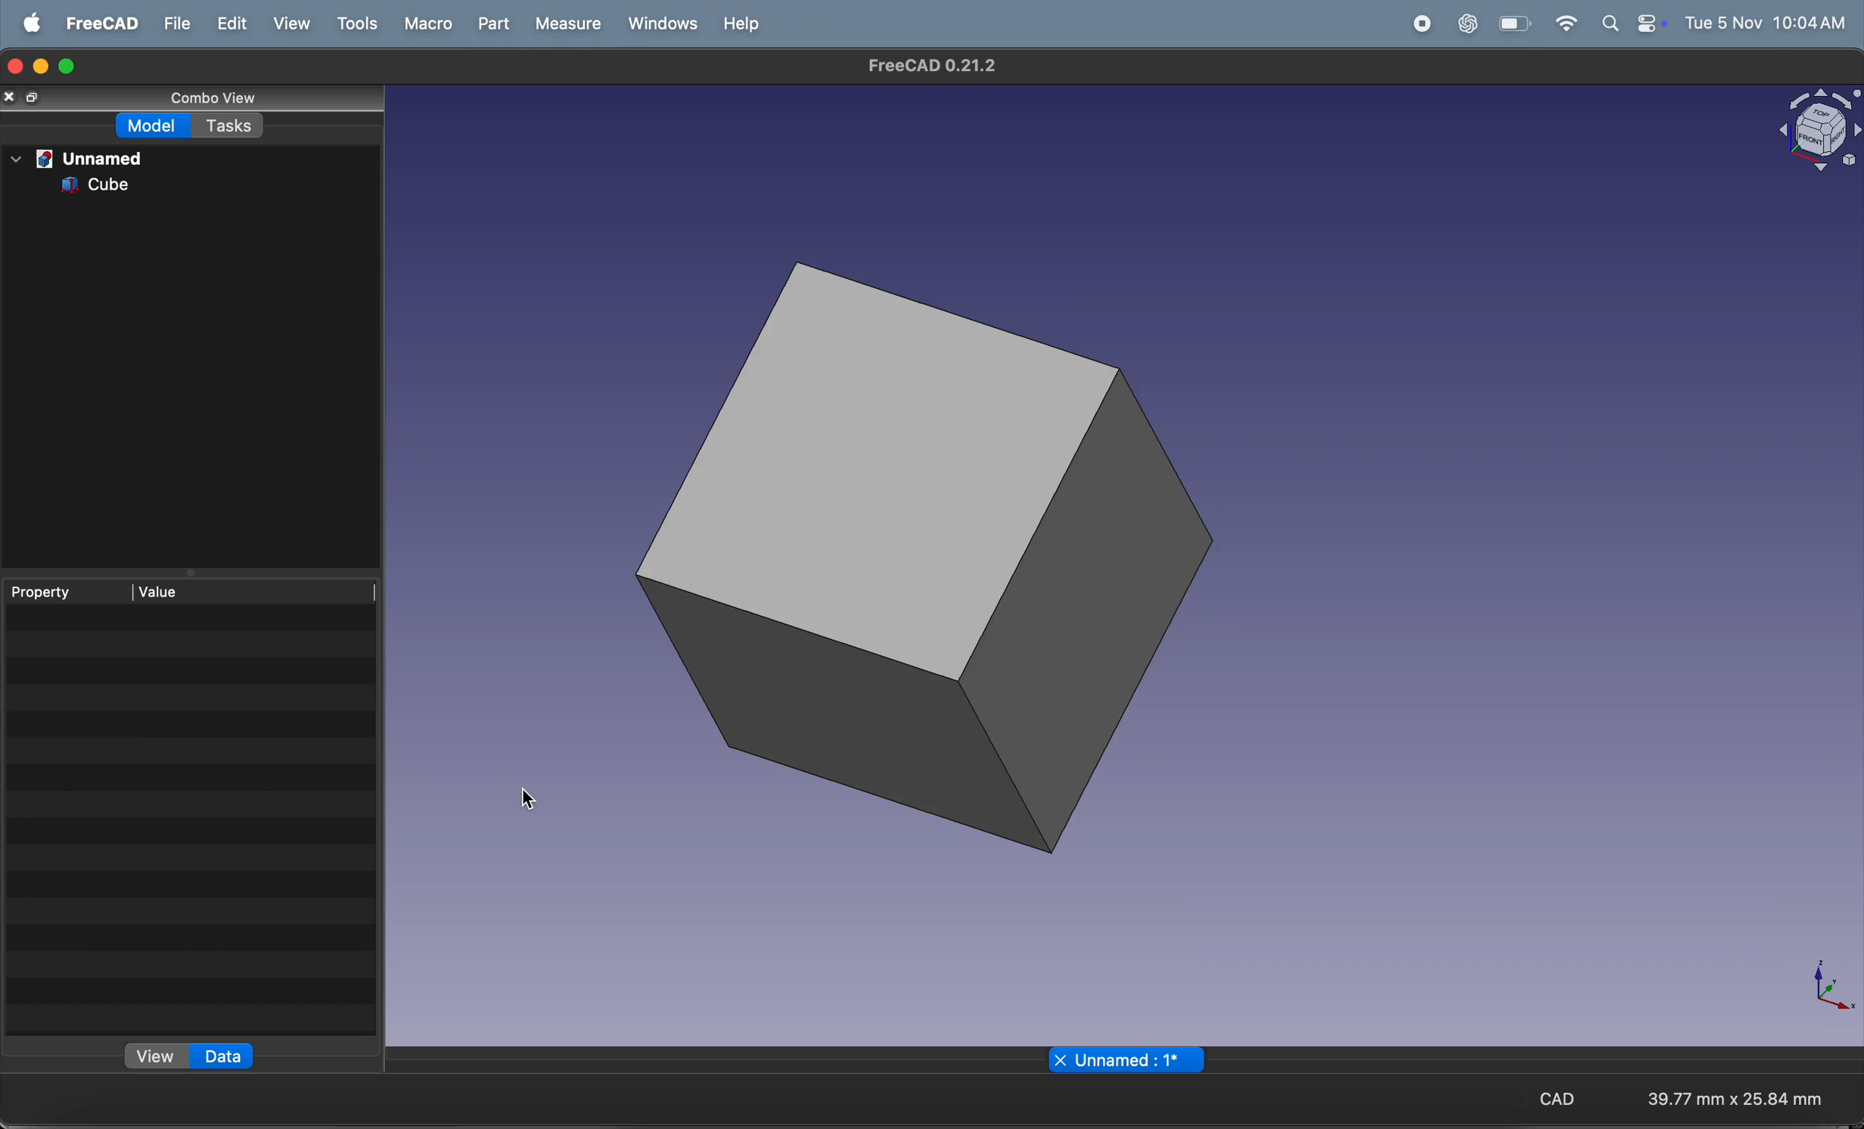  What do you see at coordinates (169, 592) in the screenshot?
I see `value` at bounding box center [169, 592].